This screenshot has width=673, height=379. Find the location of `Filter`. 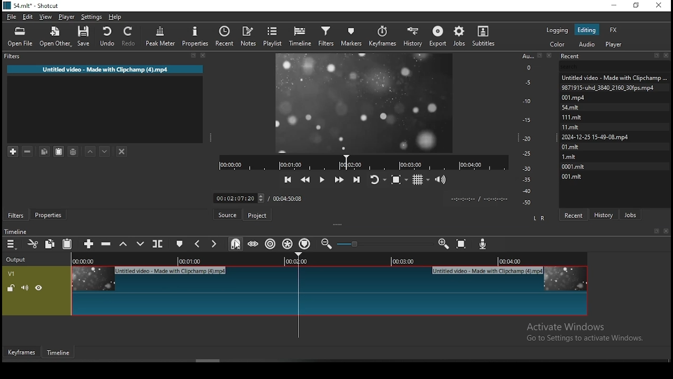

Filter is located at coordinates (105, 57).